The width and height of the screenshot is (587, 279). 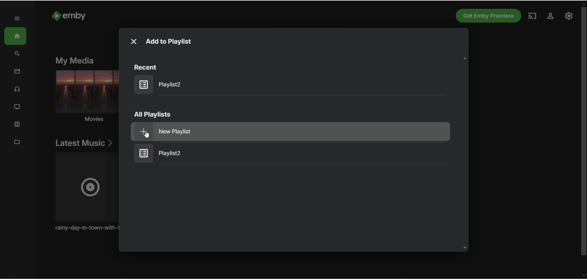 What do you see at coordinates (85, 97) in the screenshot?
I see `movies` at bounding box center [85, 97].